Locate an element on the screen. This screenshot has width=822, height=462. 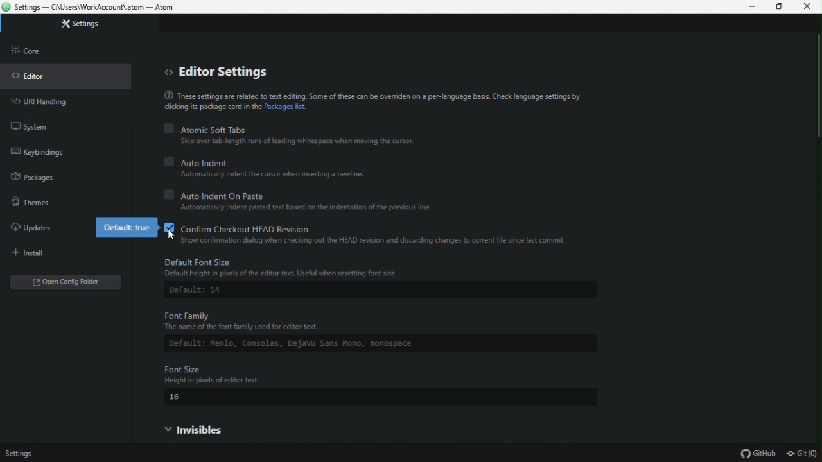
Key binding is located at coordinates (44, 153).